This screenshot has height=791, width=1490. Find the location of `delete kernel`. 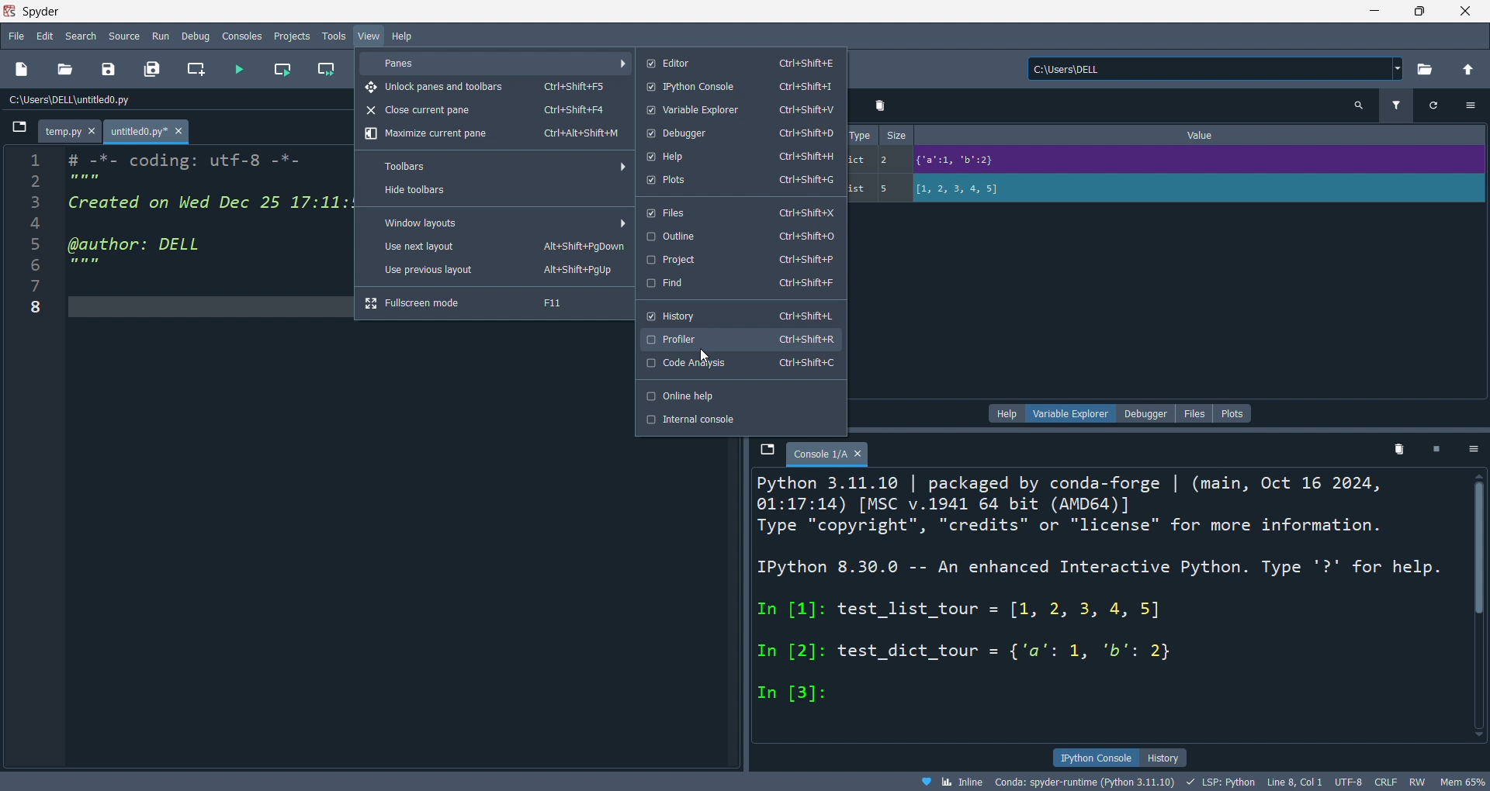

delete kernel is located at coordinates (1436, 451).